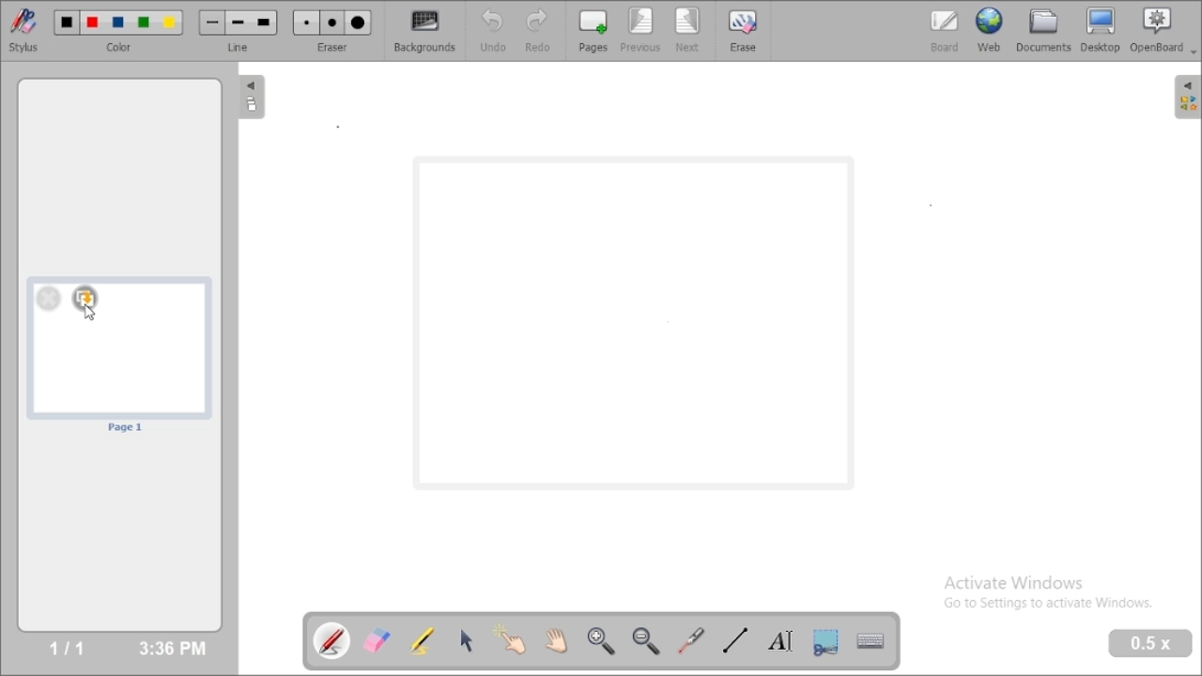 The width and height of the screenshot is (1202, 676). Describe the element at coordinates (67, 648) in the screenshot. I see `1/1` at that location.